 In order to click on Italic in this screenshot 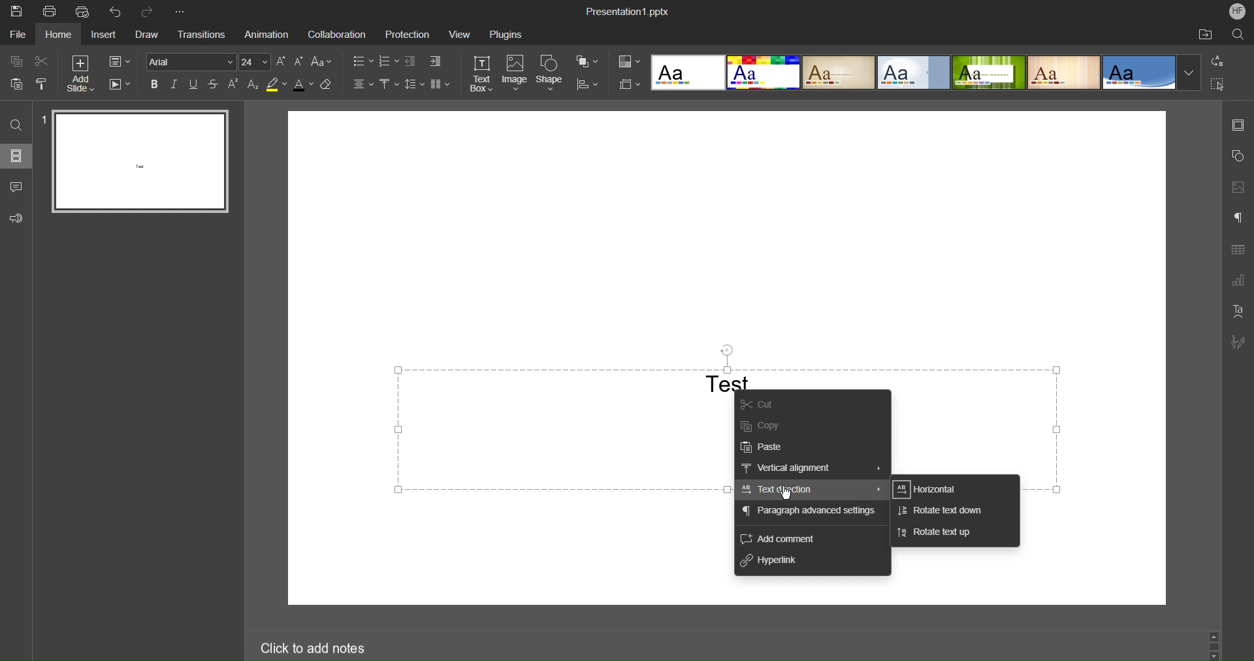, I will do `click(175, 84)`.